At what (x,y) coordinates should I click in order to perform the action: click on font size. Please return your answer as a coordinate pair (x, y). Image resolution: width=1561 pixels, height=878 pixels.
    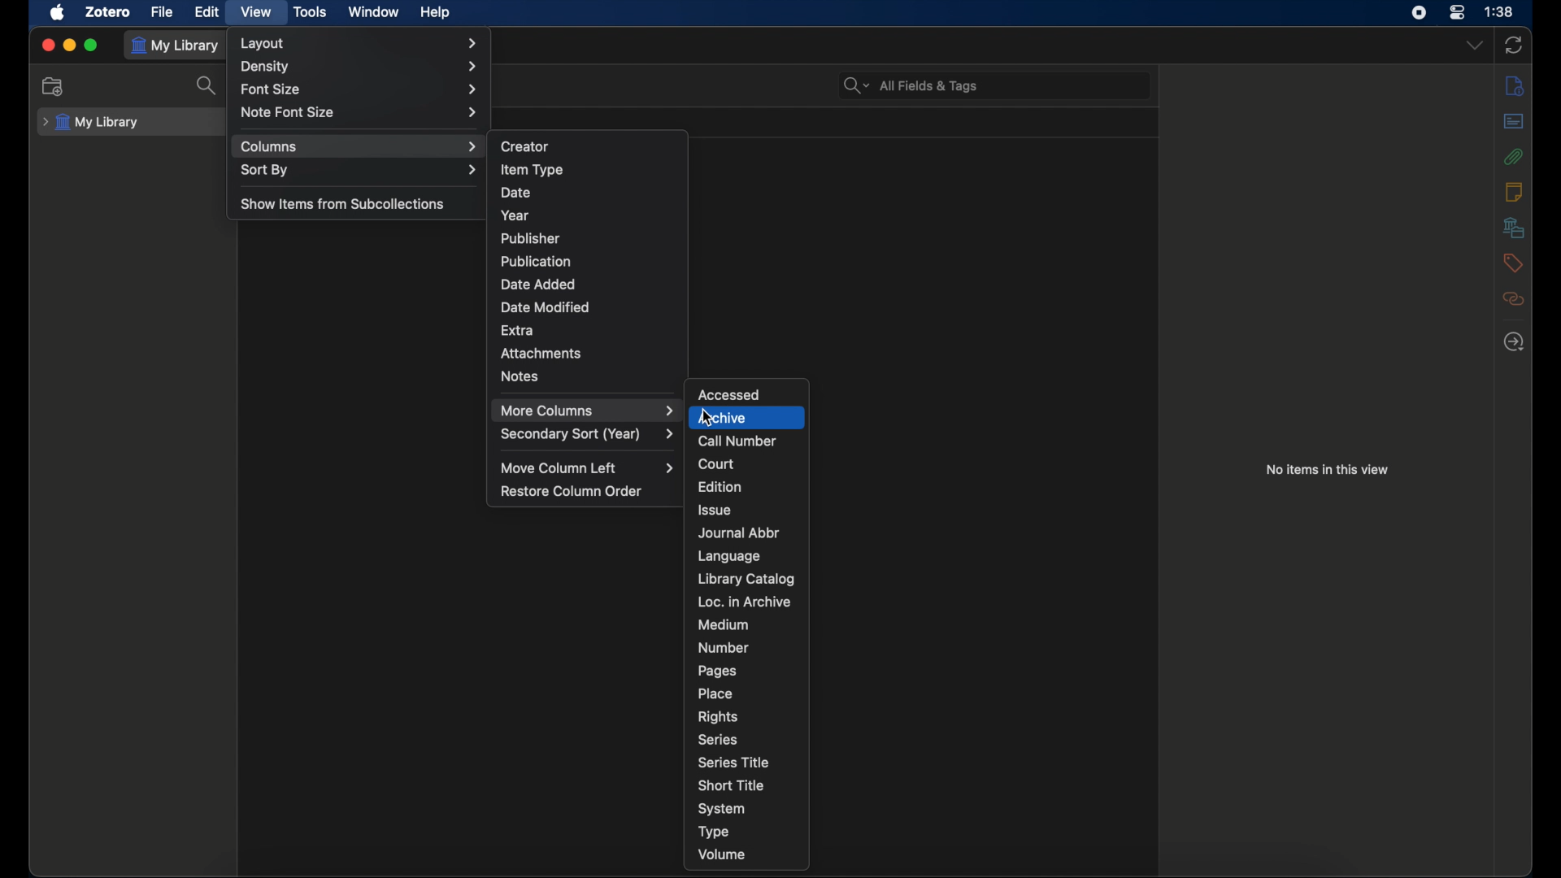
    Looking at the image, I should click on (363, 89).